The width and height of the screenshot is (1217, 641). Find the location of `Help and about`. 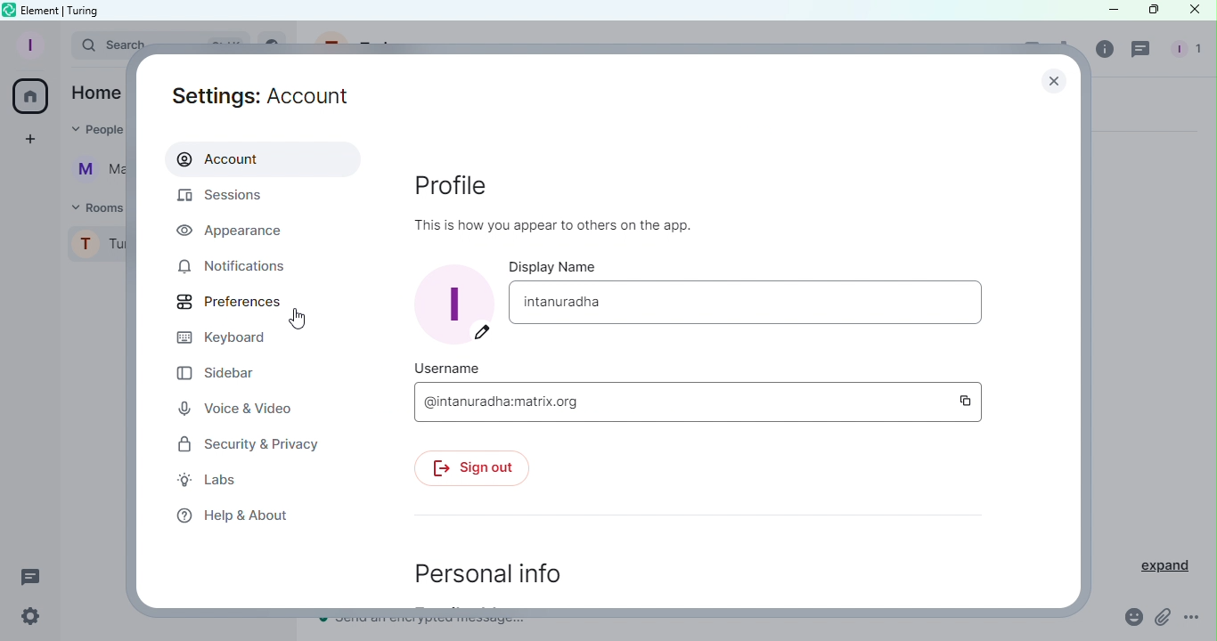

Help and about is located at coordinates (233, 516).